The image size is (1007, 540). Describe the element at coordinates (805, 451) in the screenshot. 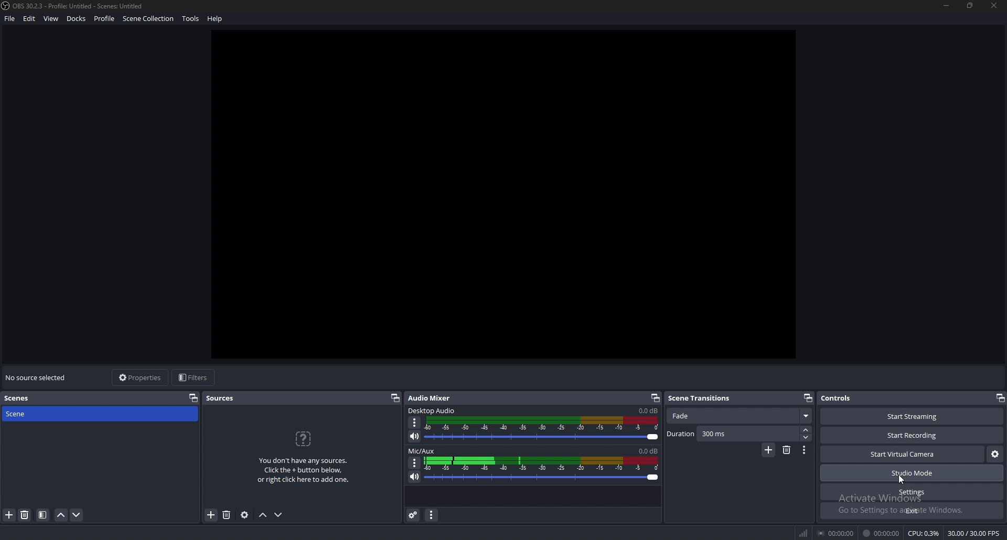

I see `Options` at that location.